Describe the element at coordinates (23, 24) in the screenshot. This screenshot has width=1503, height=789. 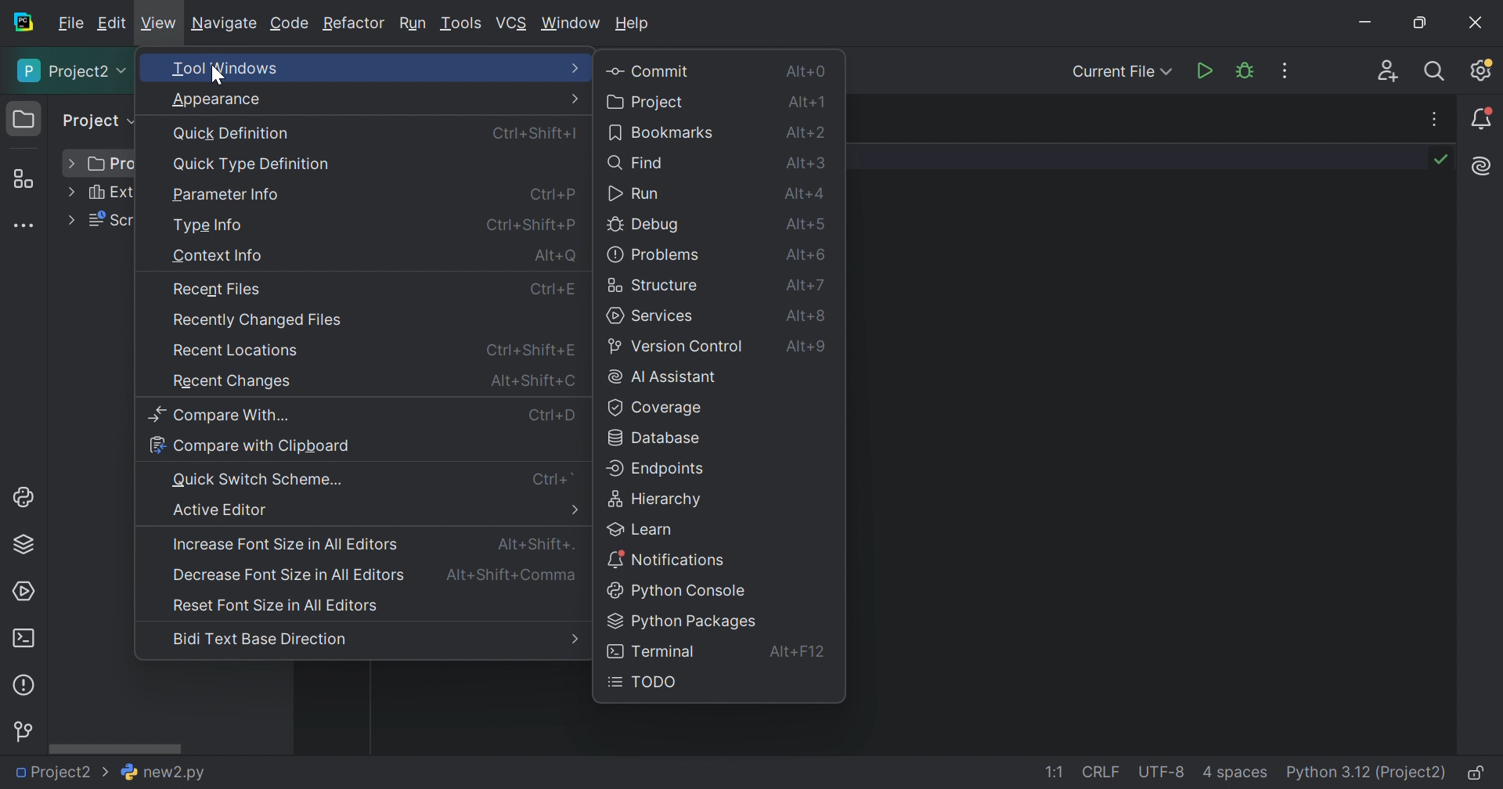
I see `PyCharm` at that location.